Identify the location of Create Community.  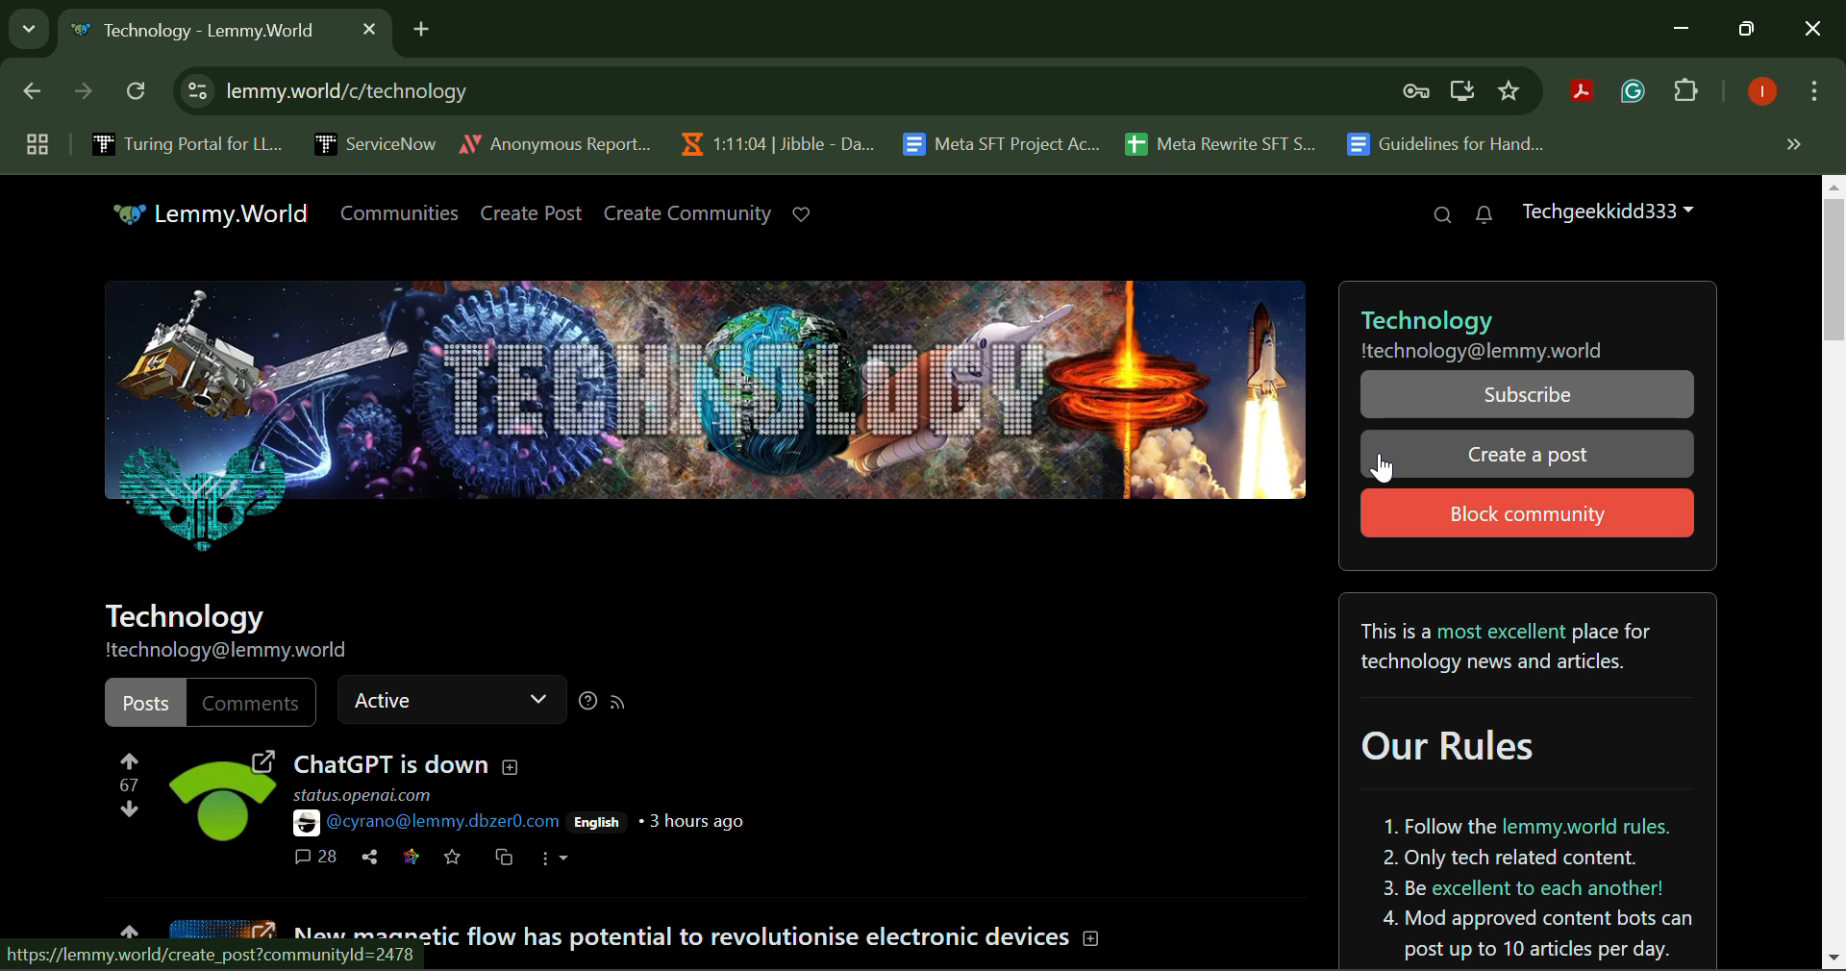
(688, 214).